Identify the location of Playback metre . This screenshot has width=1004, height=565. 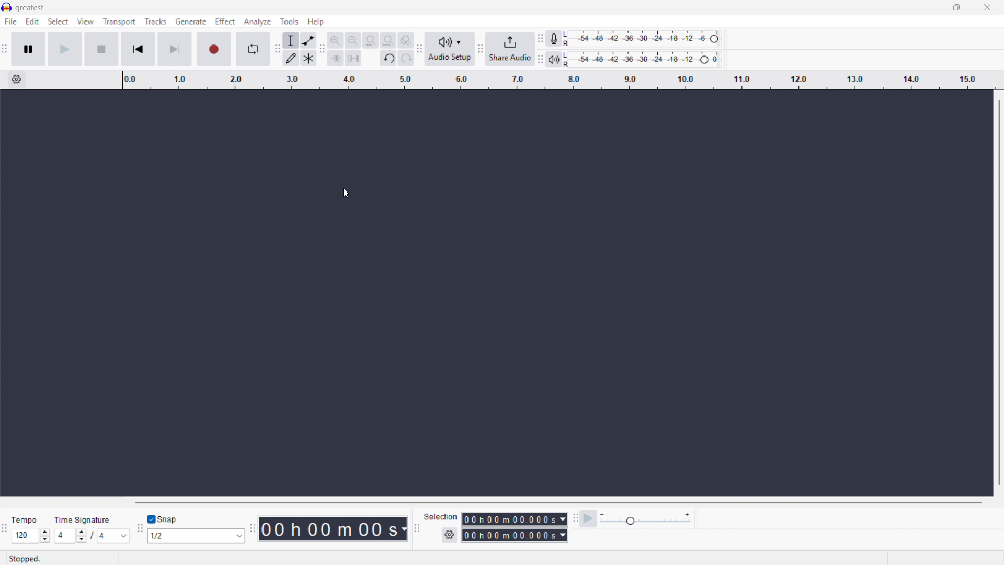
(554, 60).